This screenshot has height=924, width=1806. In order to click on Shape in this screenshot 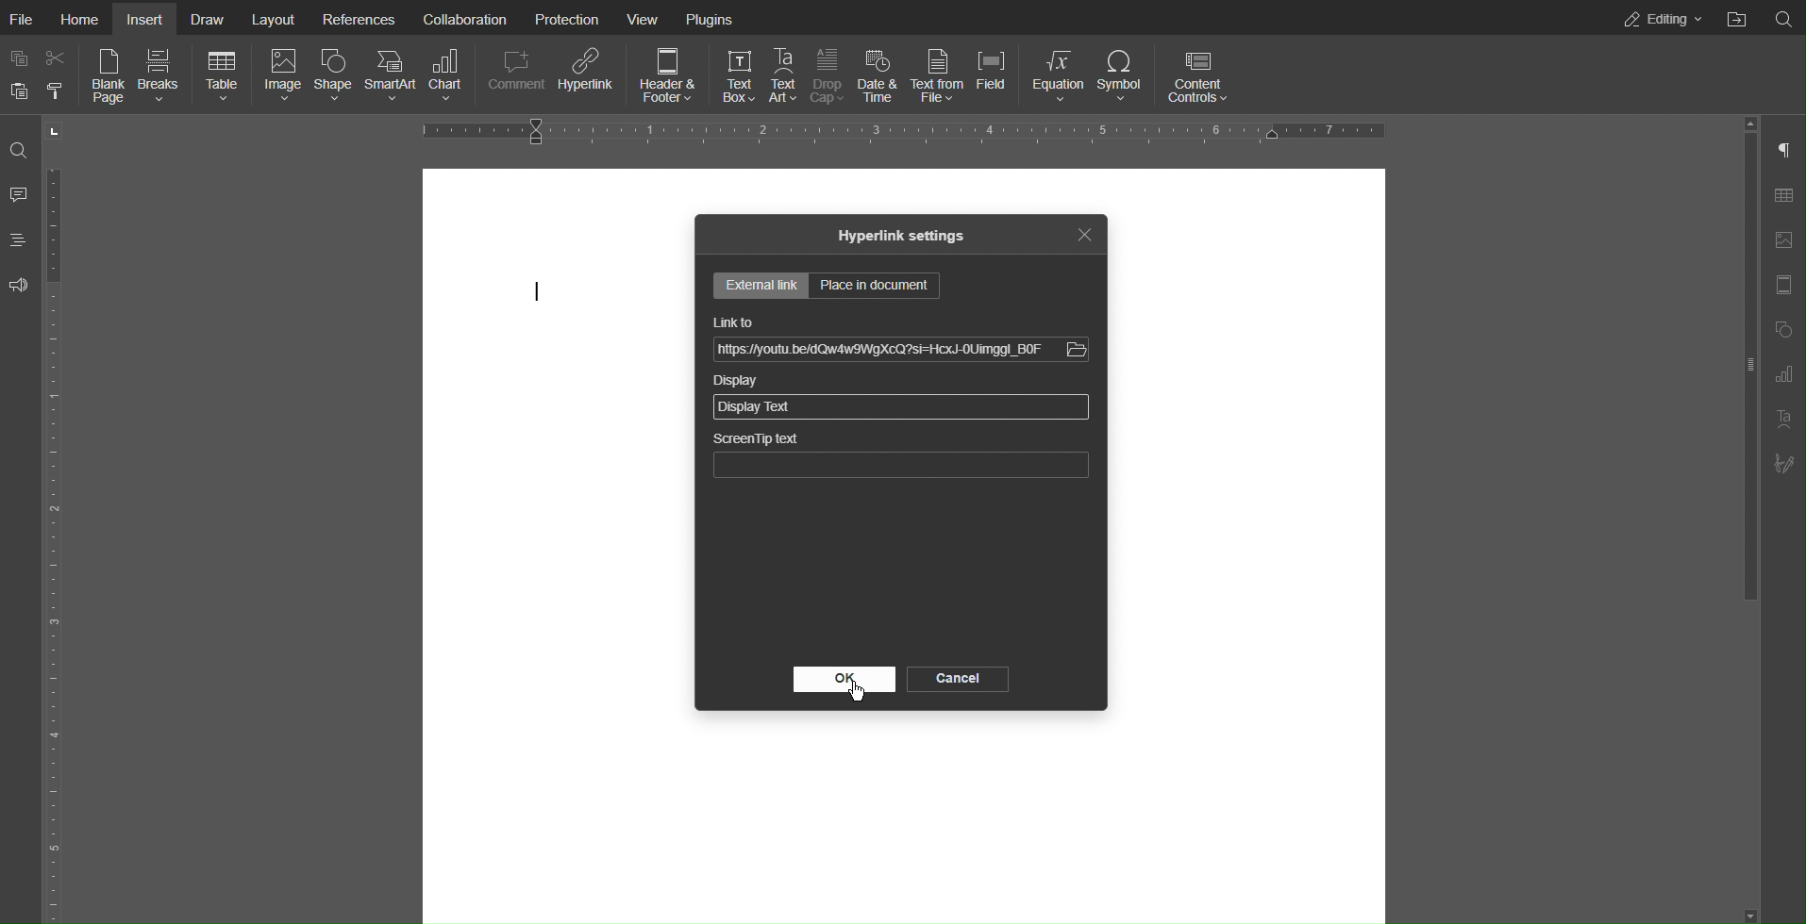, I will do `click(335, 77)`.